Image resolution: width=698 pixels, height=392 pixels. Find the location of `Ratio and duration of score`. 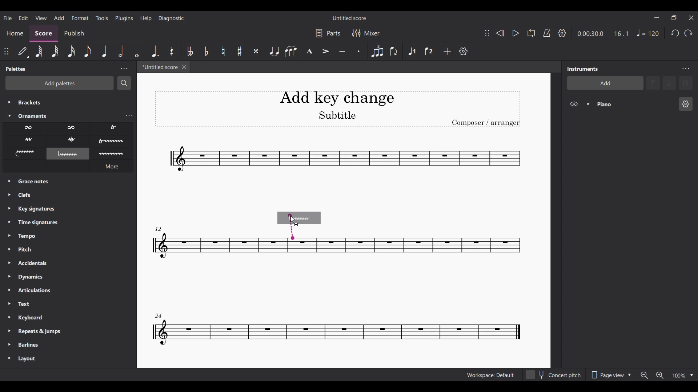

Ratio and duration of score is located at coordinates (603, 33).